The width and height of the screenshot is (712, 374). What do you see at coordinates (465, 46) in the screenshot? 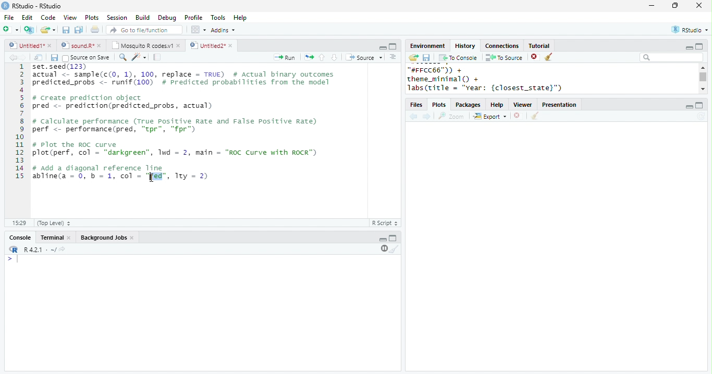
I see `History` at bounding box center [465, 46].